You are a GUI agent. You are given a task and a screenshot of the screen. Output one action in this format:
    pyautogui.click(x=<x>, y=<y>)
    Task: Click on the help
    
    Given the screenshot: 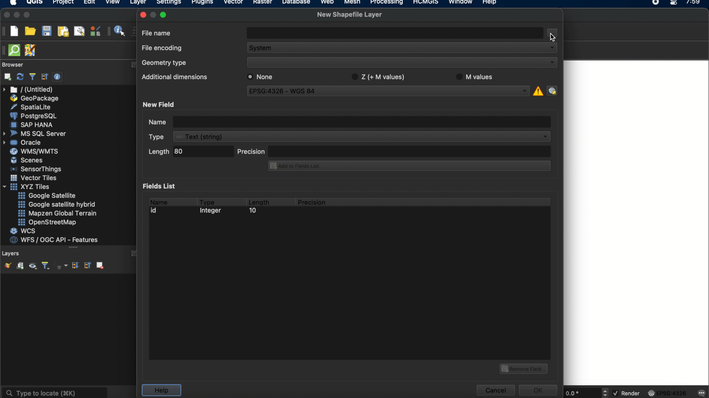 What is the action you would take?
    pyautogui.click(x=161, y=390)
    